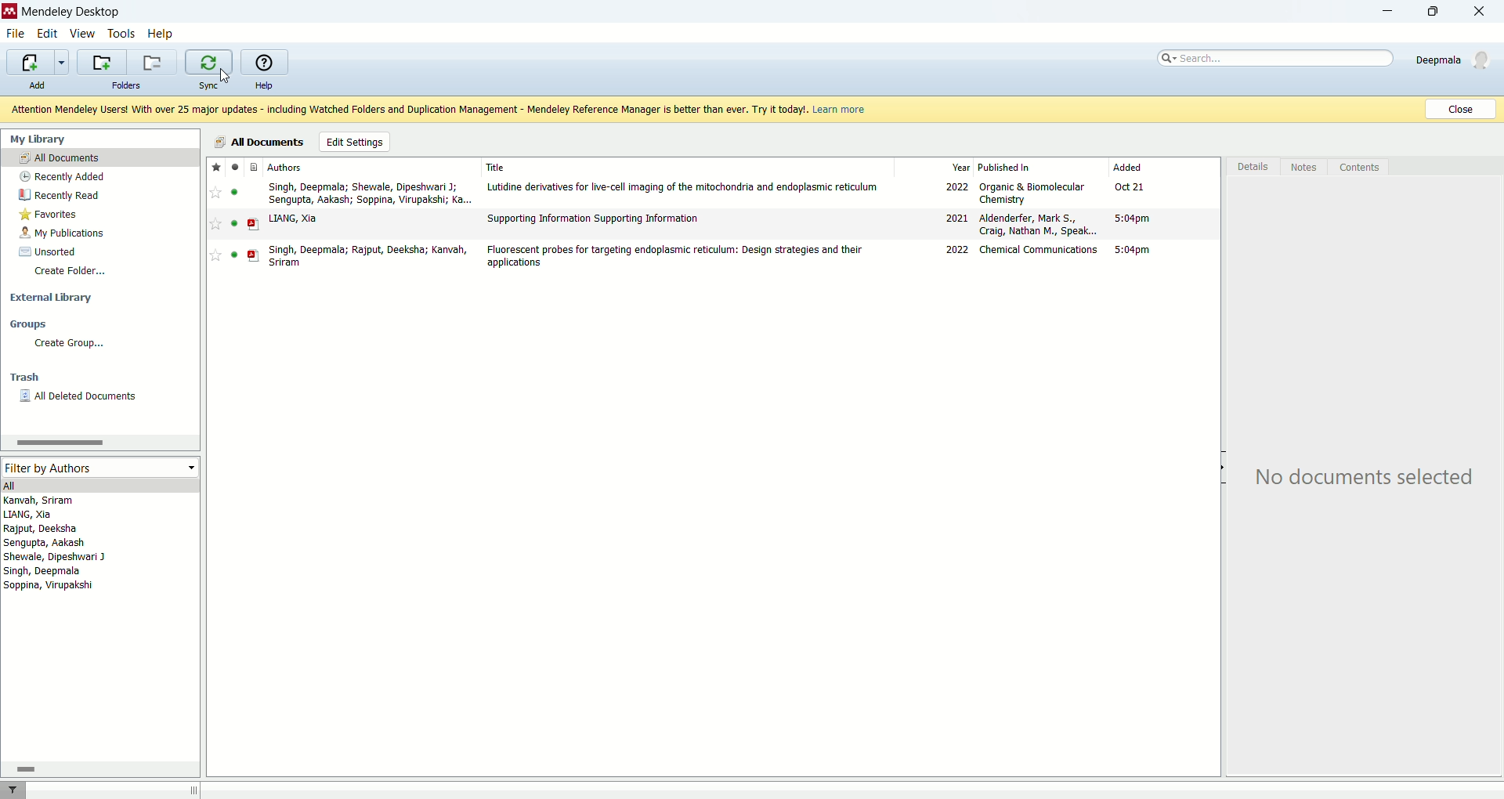 The height and width of the screenshot is (799, 1504). Describe the element at coordinates (83, 34) in the screenshot. I see `view` at that location.